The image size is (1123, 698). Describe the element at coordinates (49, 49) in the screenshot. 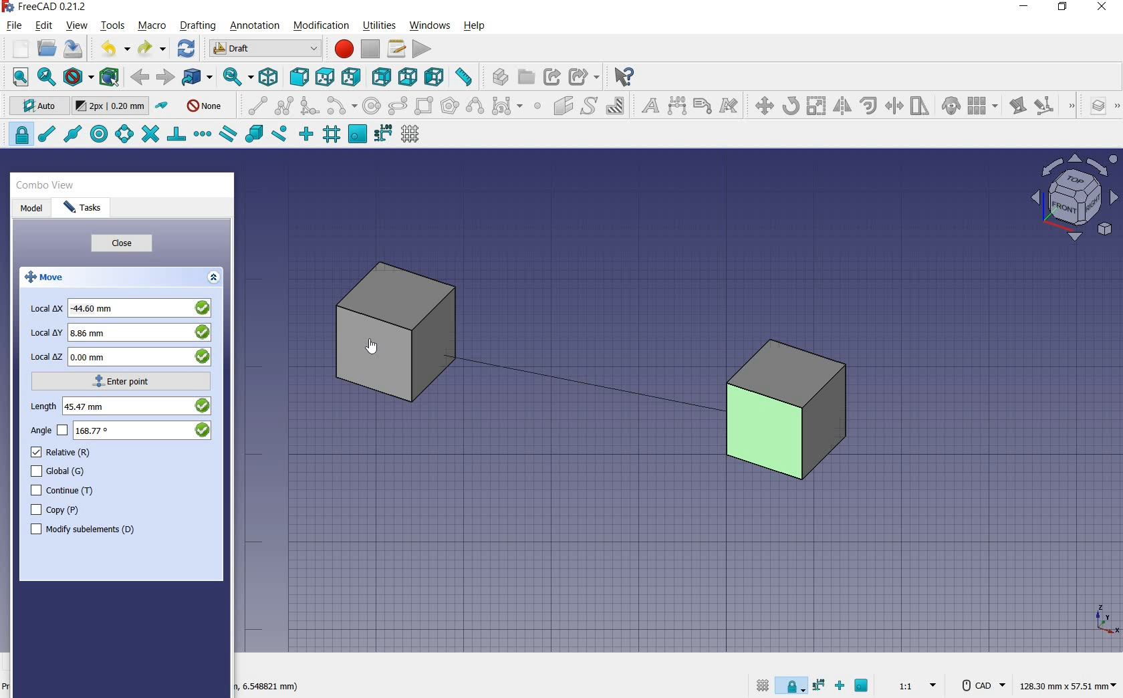

I see `open` at that location.